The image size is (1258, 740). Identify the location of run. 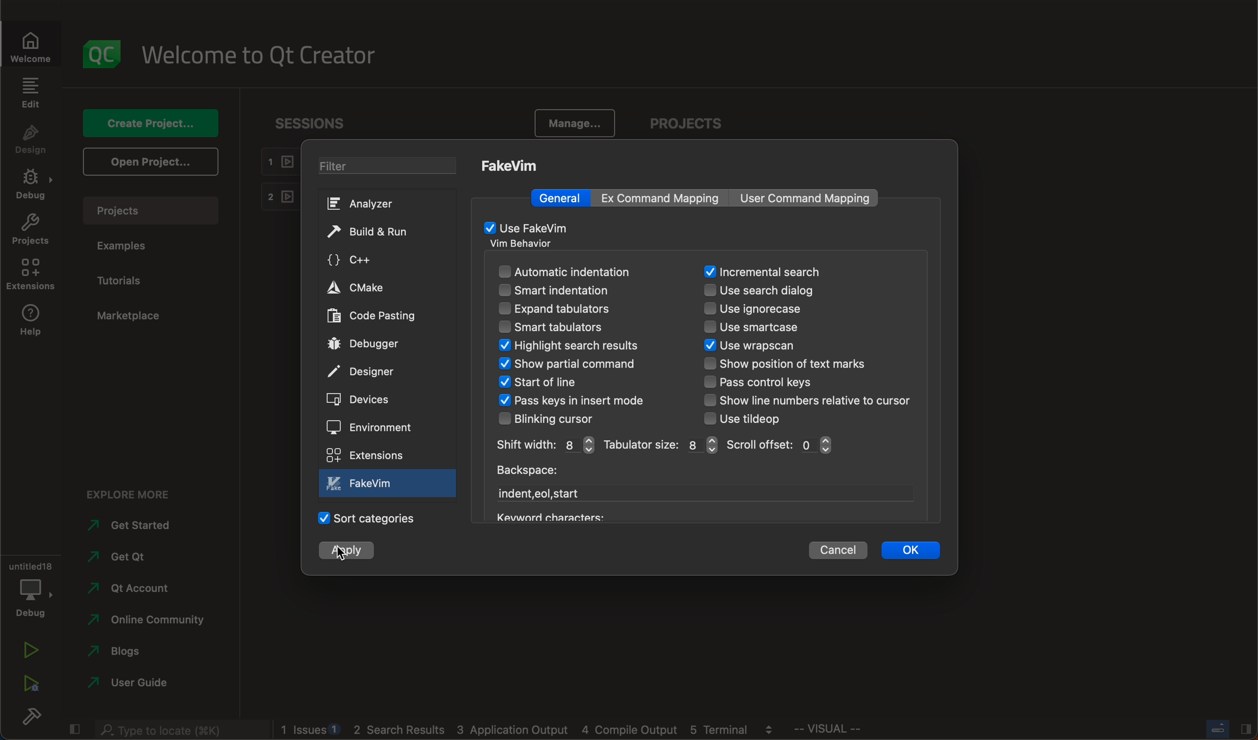
(29, 650).